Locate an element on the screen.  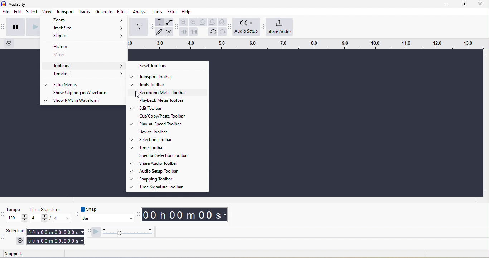
play at speed toolbar is located at coordinates (88, 232).